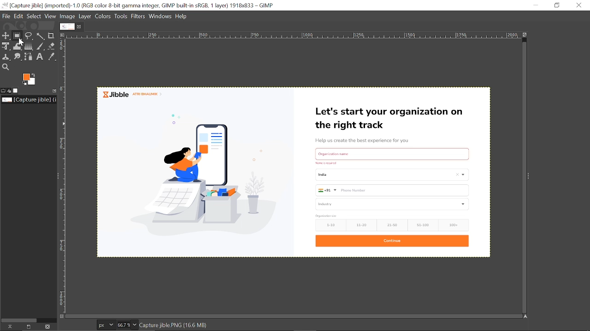  Describe the element at coordinates (141, 6) in the screenshot. I see `Current window` at that location.